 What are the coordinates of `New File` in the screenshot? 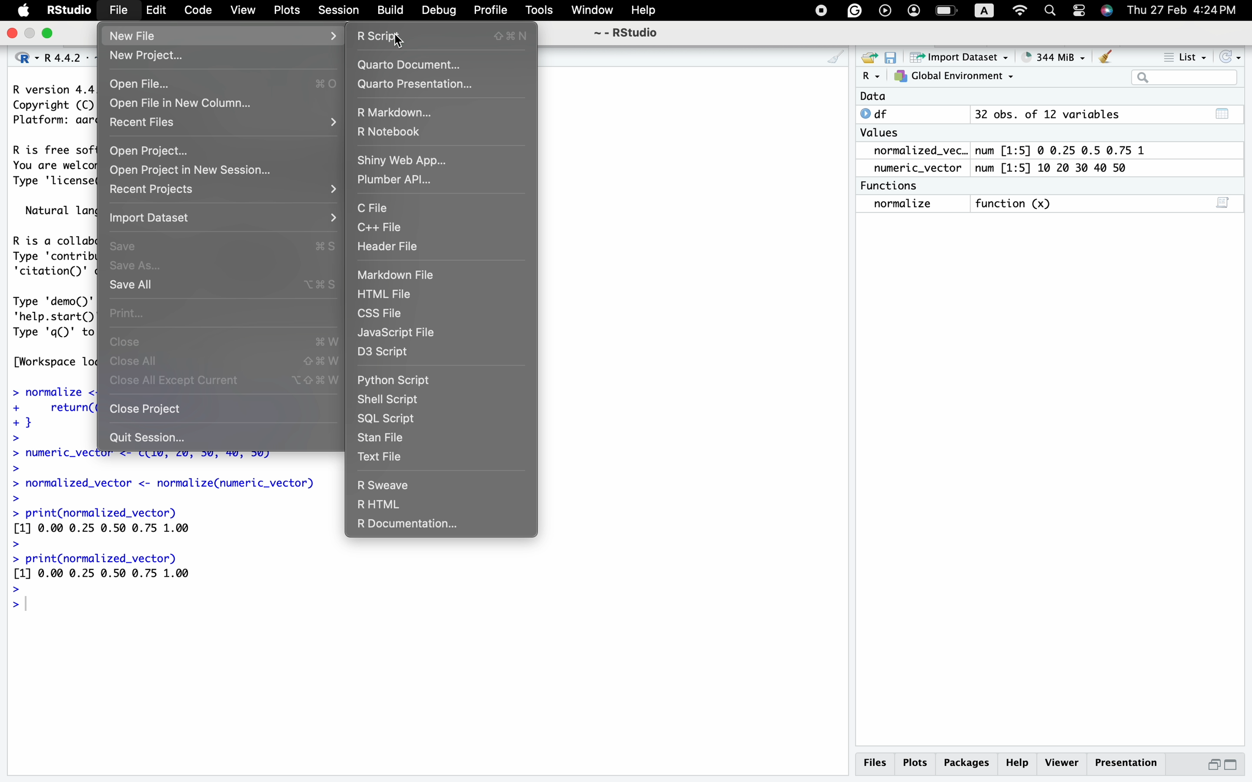 It's located at (131, 35).